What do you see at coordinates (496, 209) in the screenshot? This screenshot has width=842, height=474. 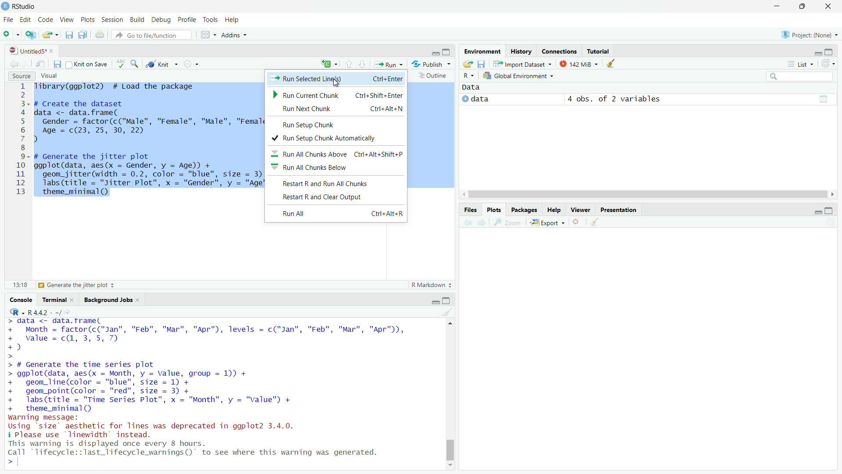 I see `plots` at bounding box center [496, 209].